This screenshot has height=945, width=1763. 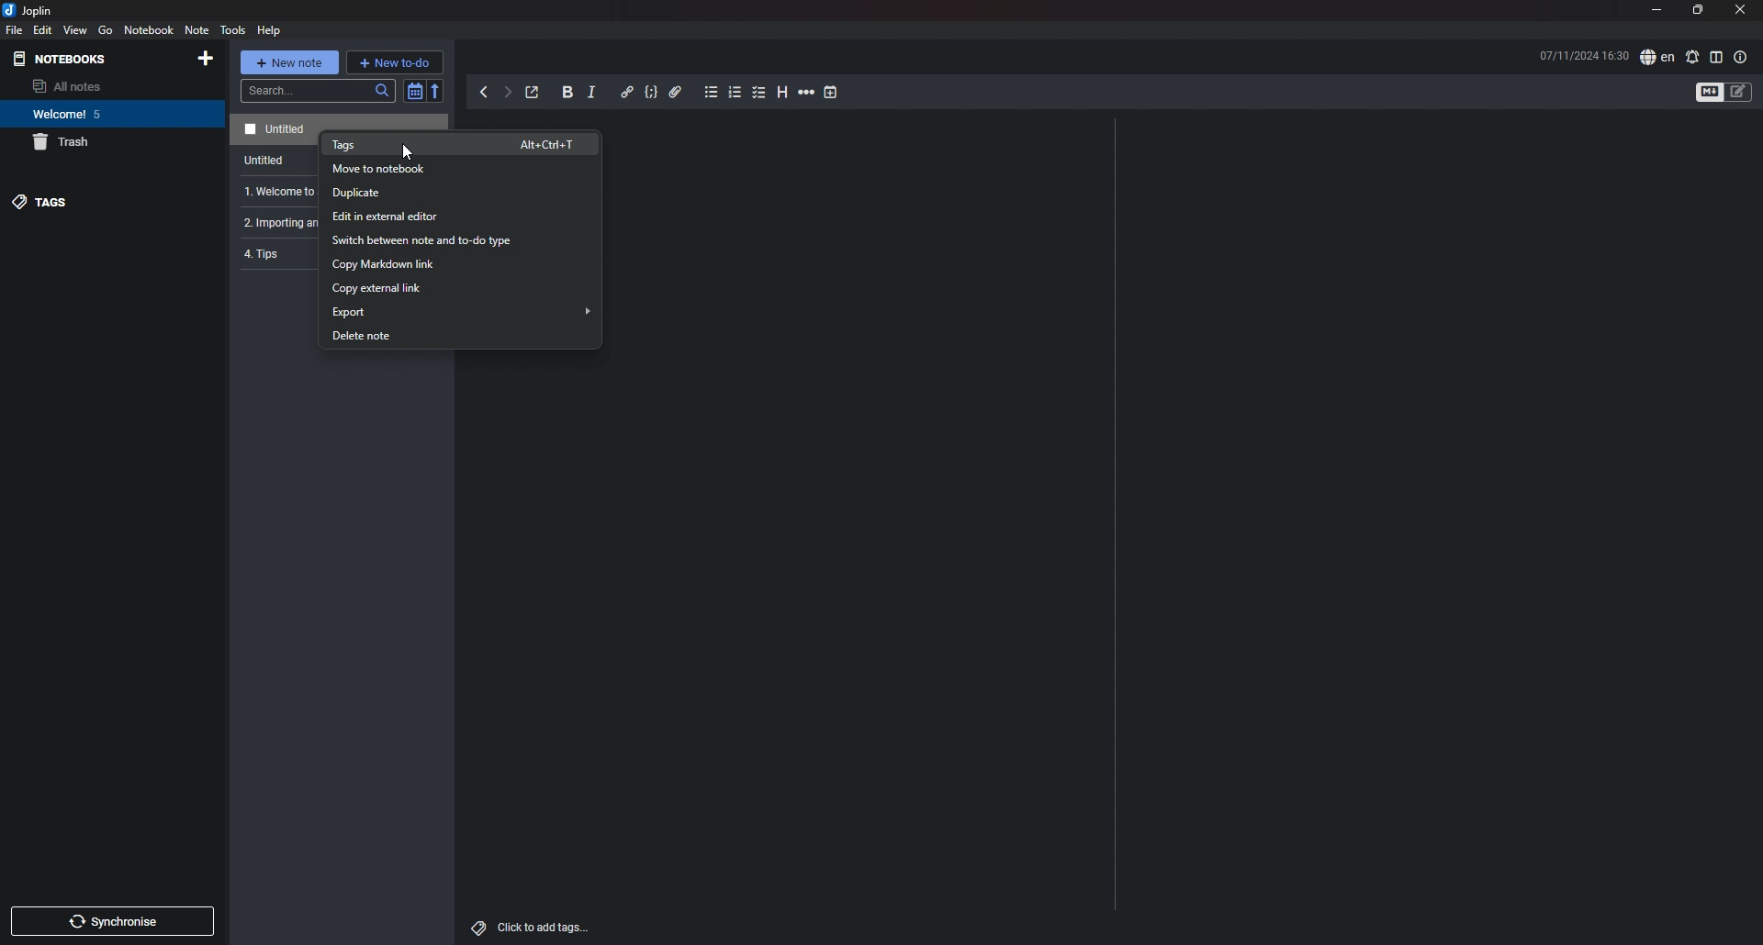 I want to click on italic, so click(x=591, y=94).